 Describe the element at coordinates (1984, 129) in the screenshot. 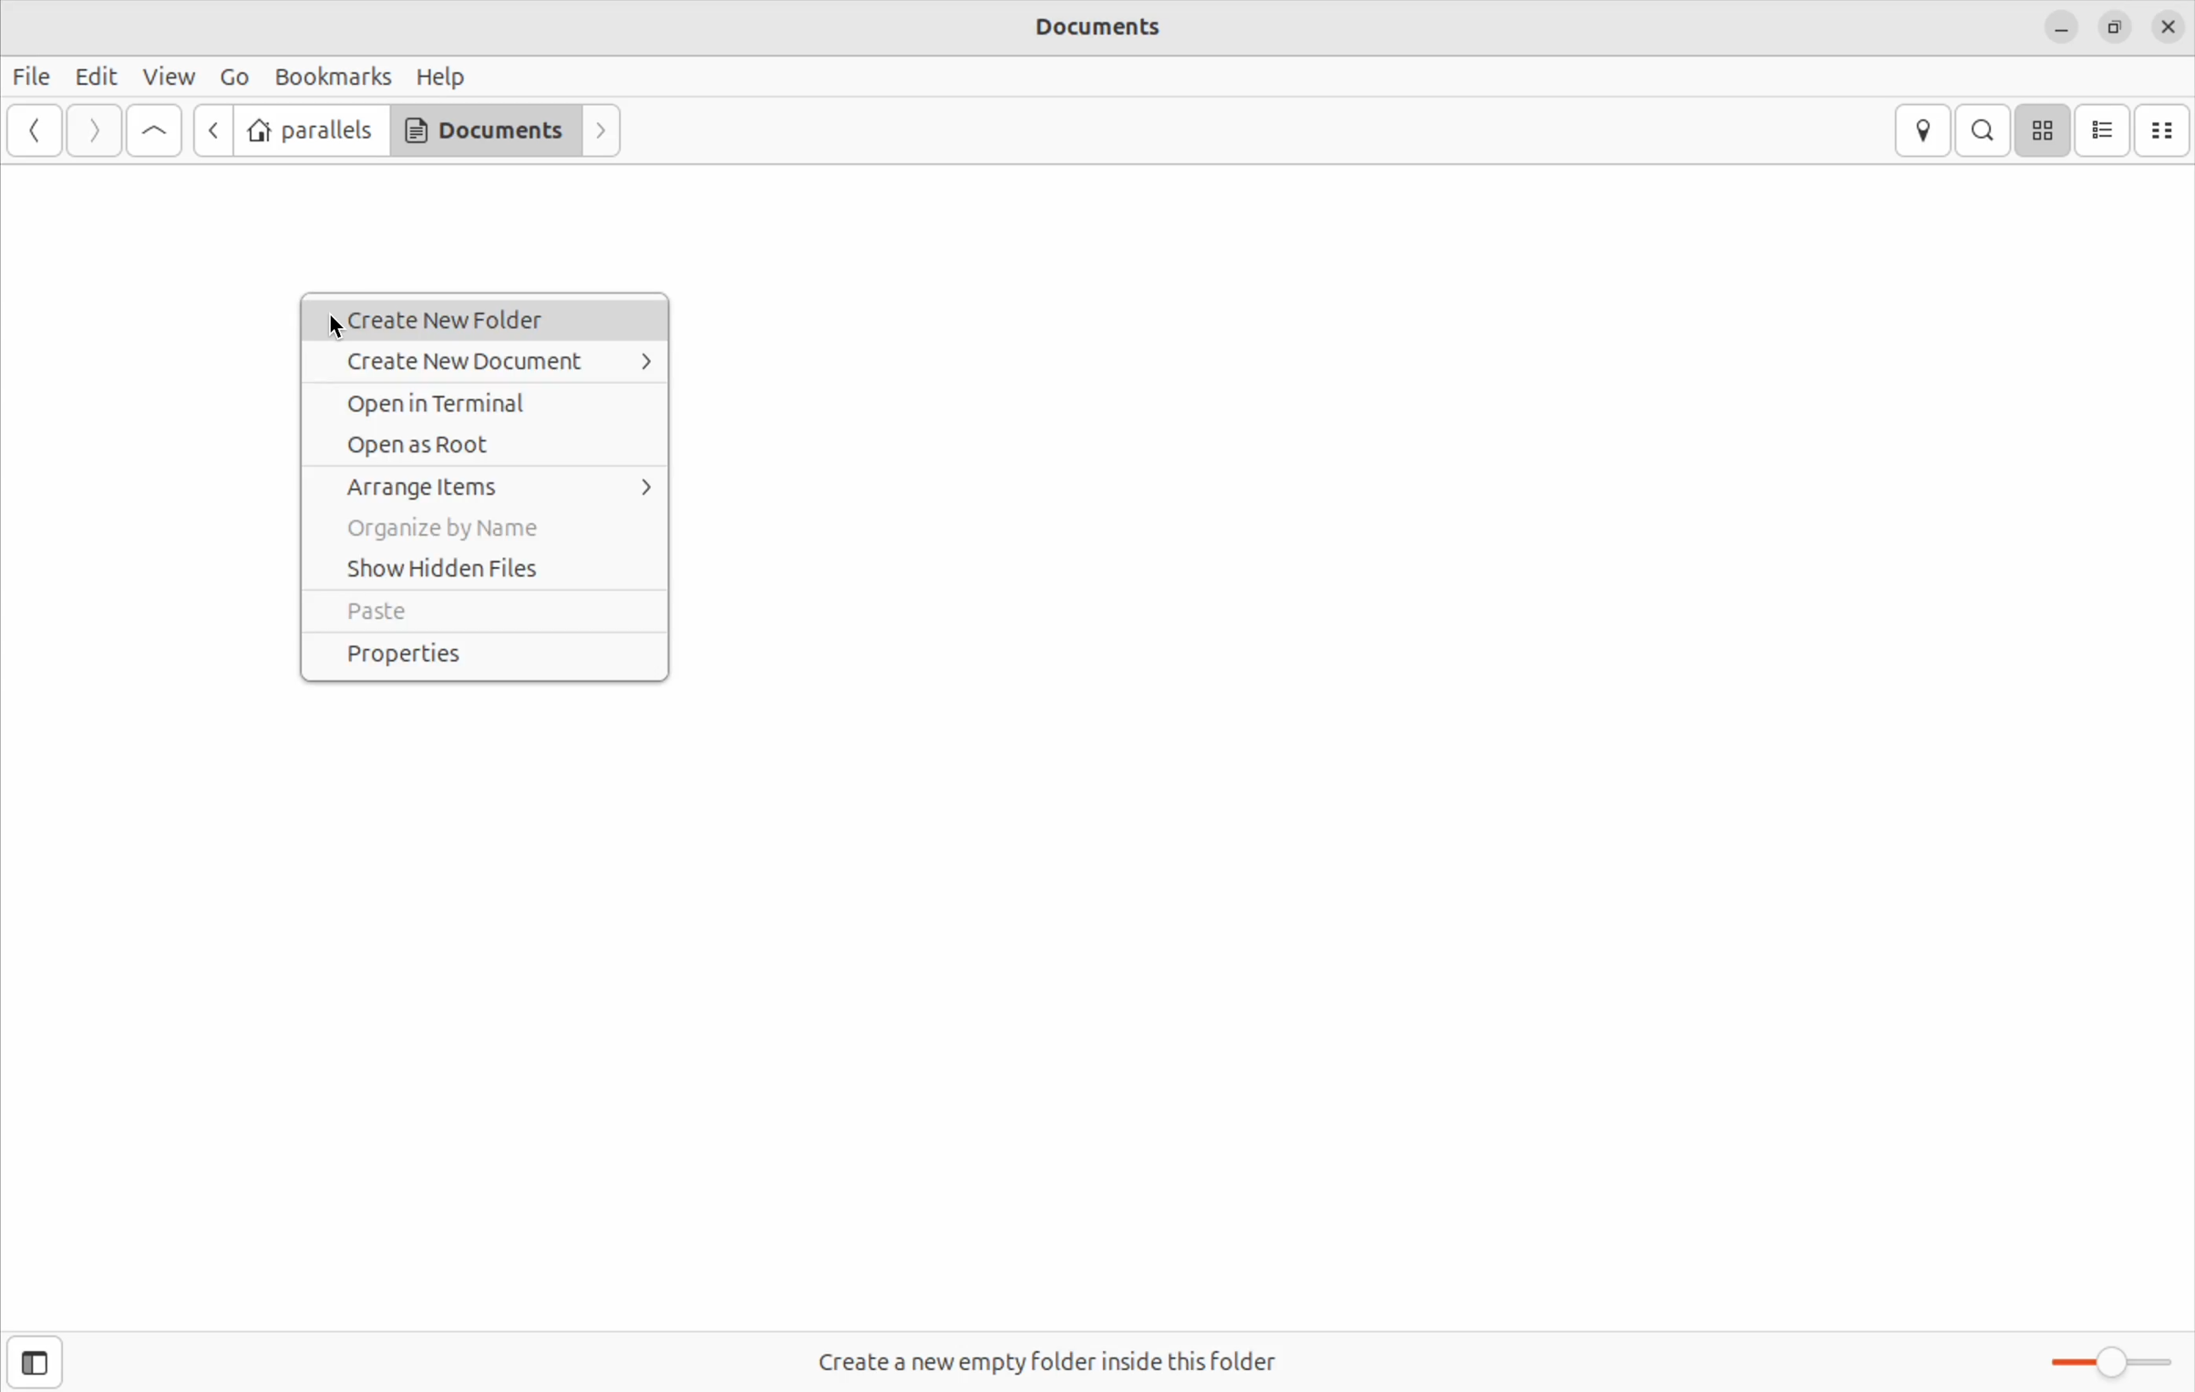

I see `search` at that location.